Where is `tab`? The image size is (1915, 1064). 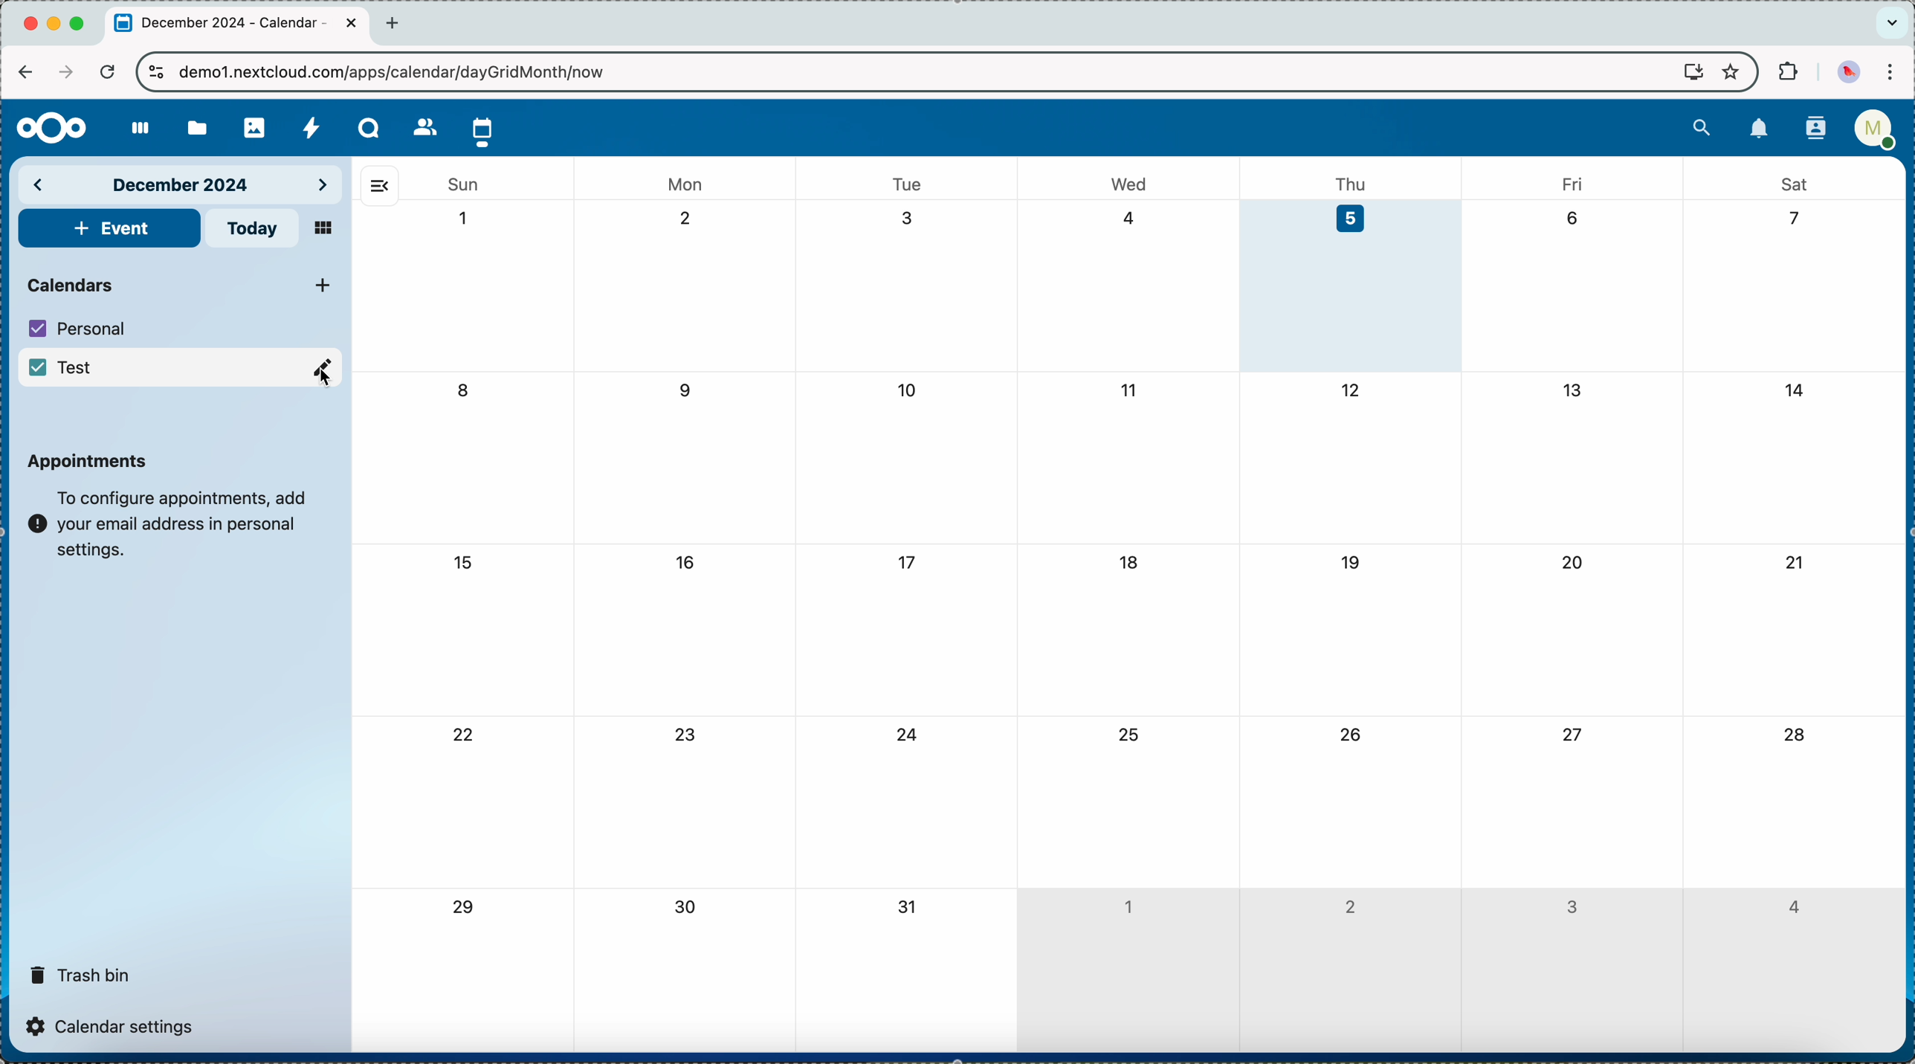 tab is located at coordinates (238, 25).